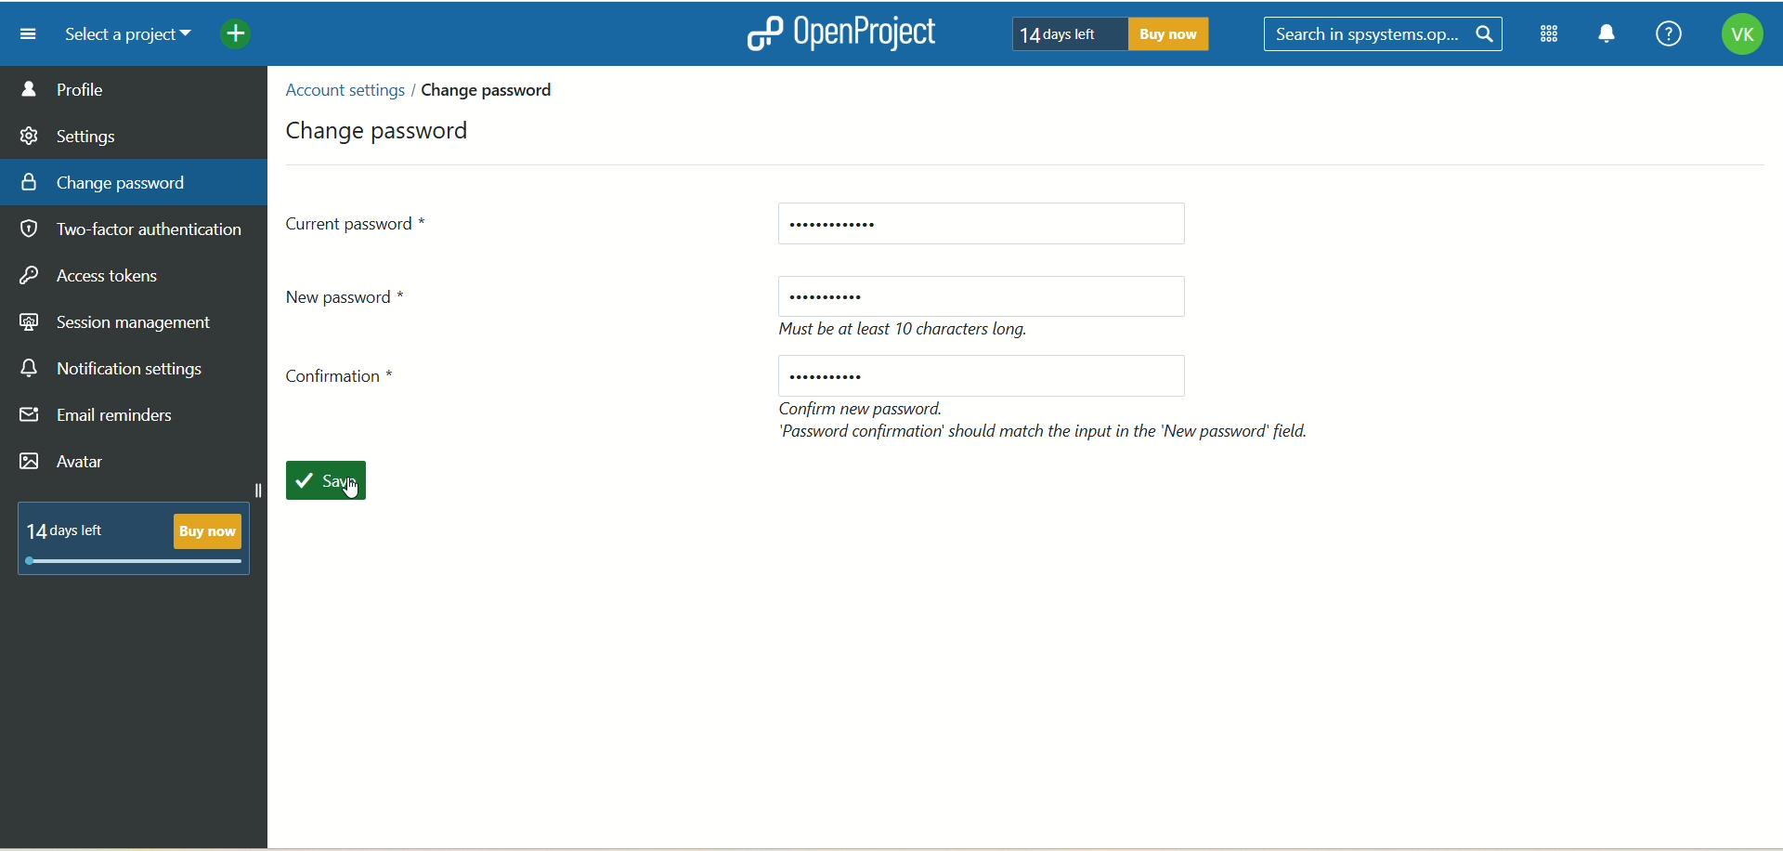 The height and width of the screenshot is (851, 1783). What do you see at coordinates (1386, 35) in the screenshot?
I see `search` at bounding box center [1386, 35].